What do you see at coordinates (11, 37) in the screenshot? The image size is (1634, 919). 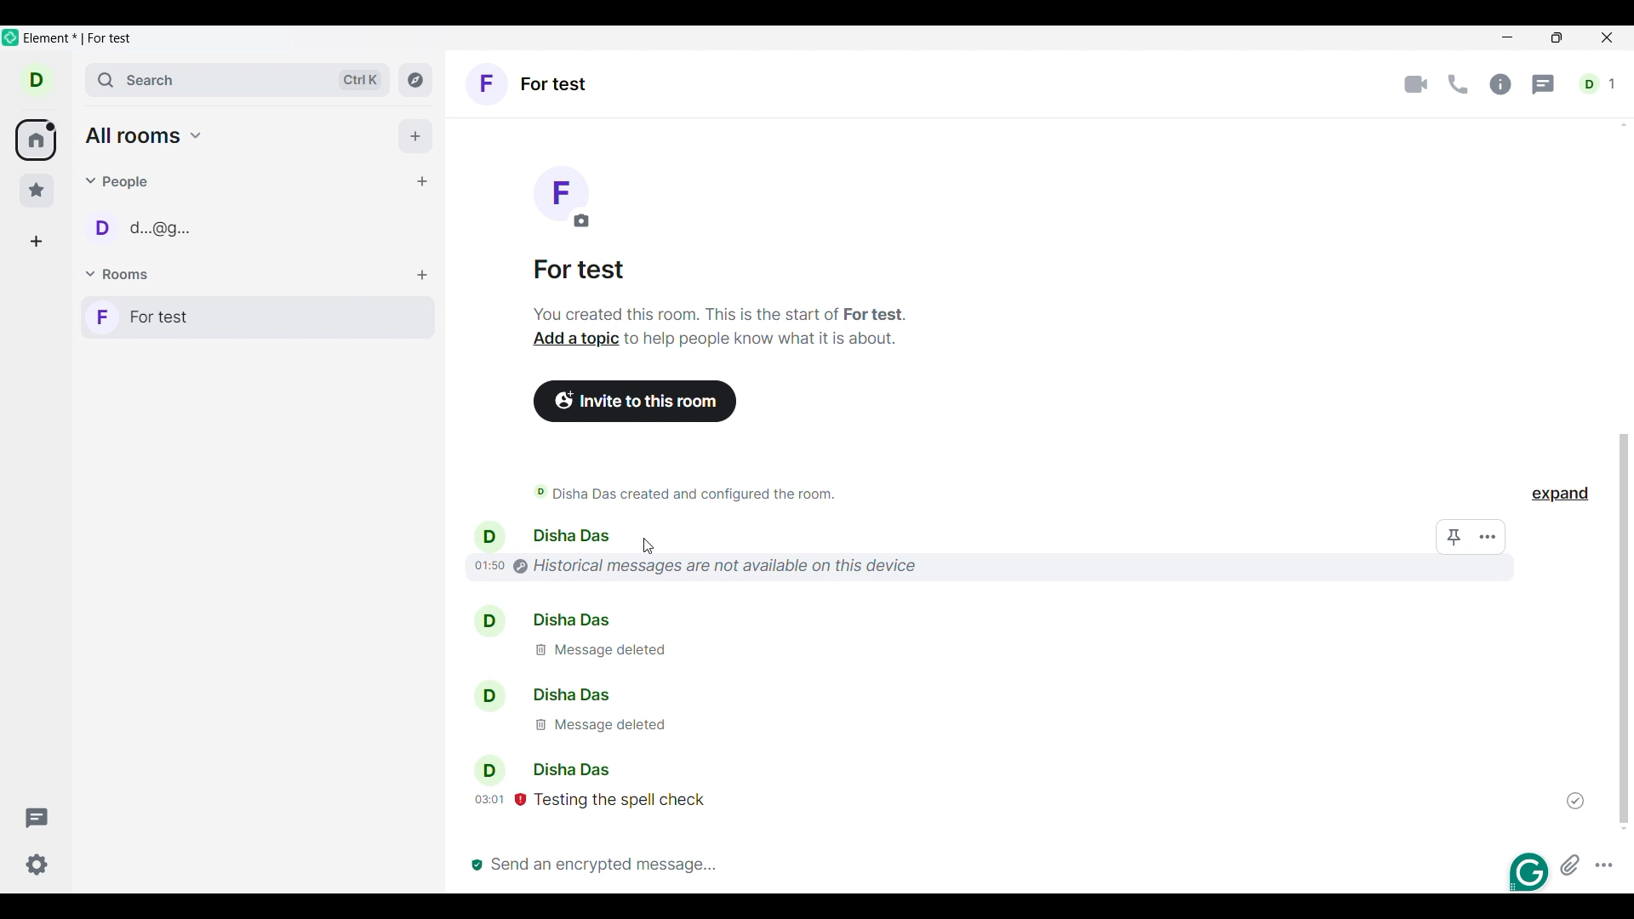 I see `Software logo` at bounding box center [11, 37].